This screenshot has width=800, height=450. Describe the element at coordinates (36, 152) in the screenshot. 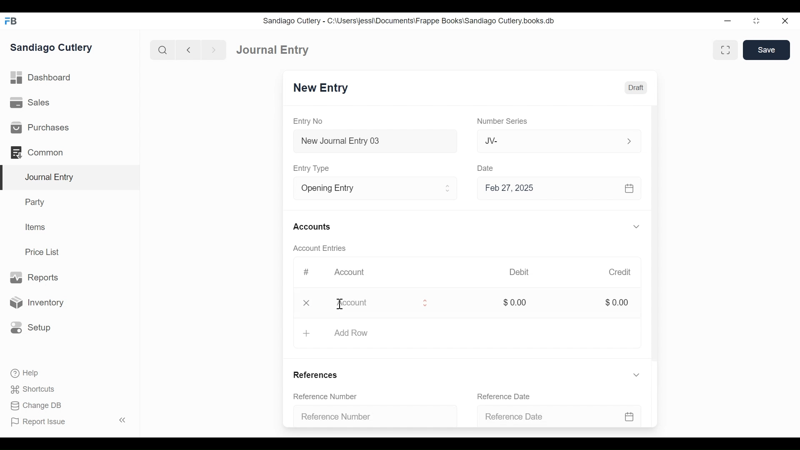

I see `Commons` at that location.